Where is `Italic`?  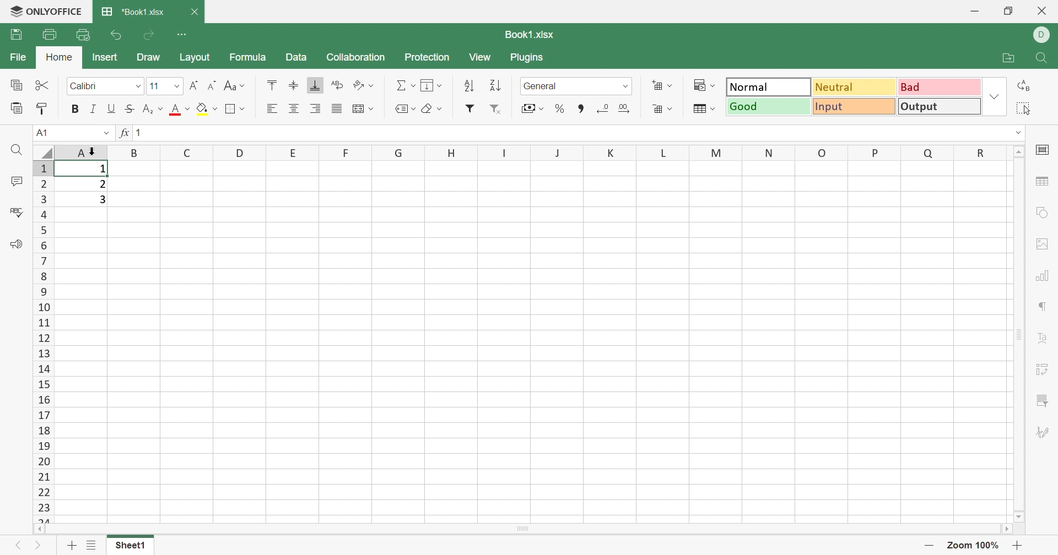 Italic is located at coordinates (92, 109).